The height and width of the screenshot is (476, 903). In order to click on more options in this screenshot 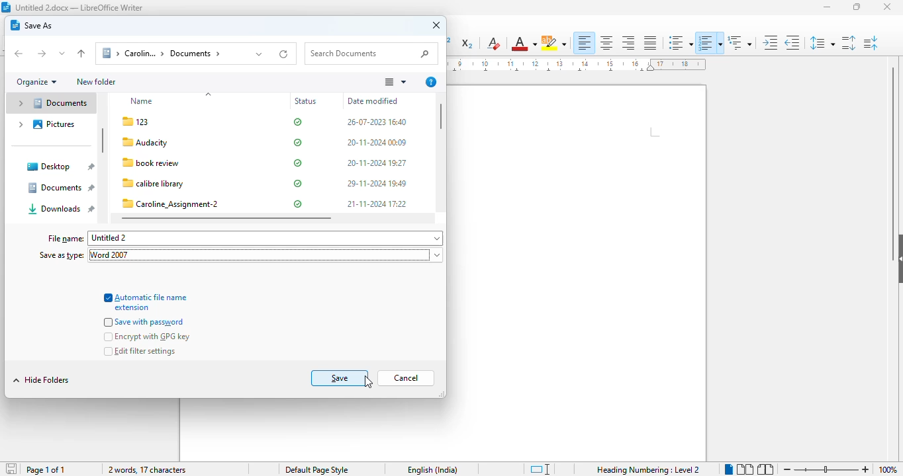, I will do `click(431, 82)`.